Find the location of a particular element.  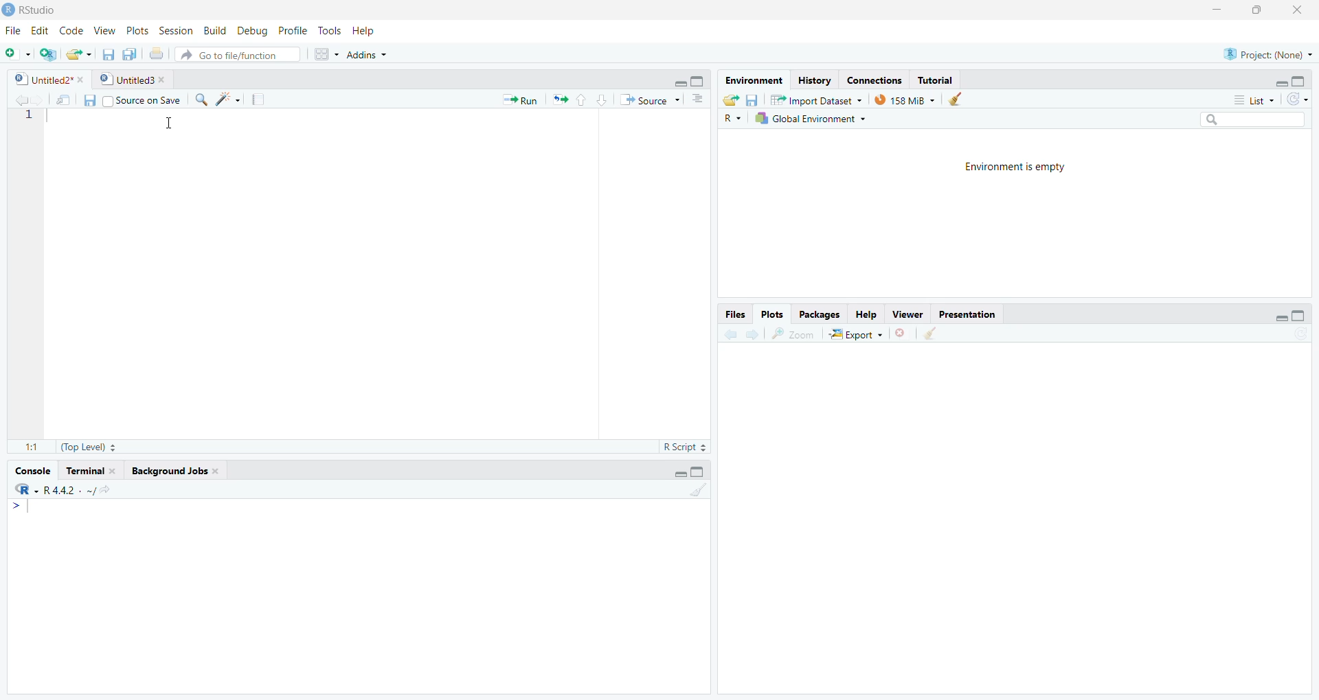

forward/backward is located at coordinates (745, 331).